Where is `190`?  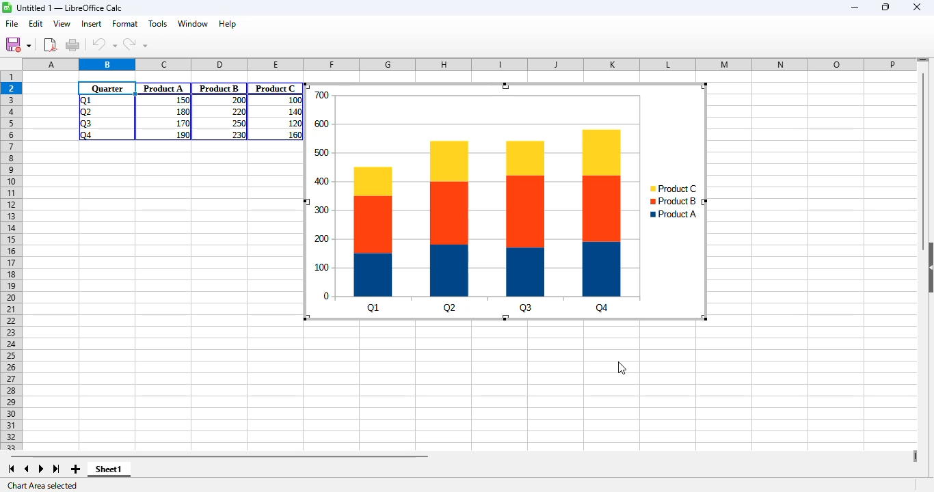 190 is located at coordinates (183, 135).